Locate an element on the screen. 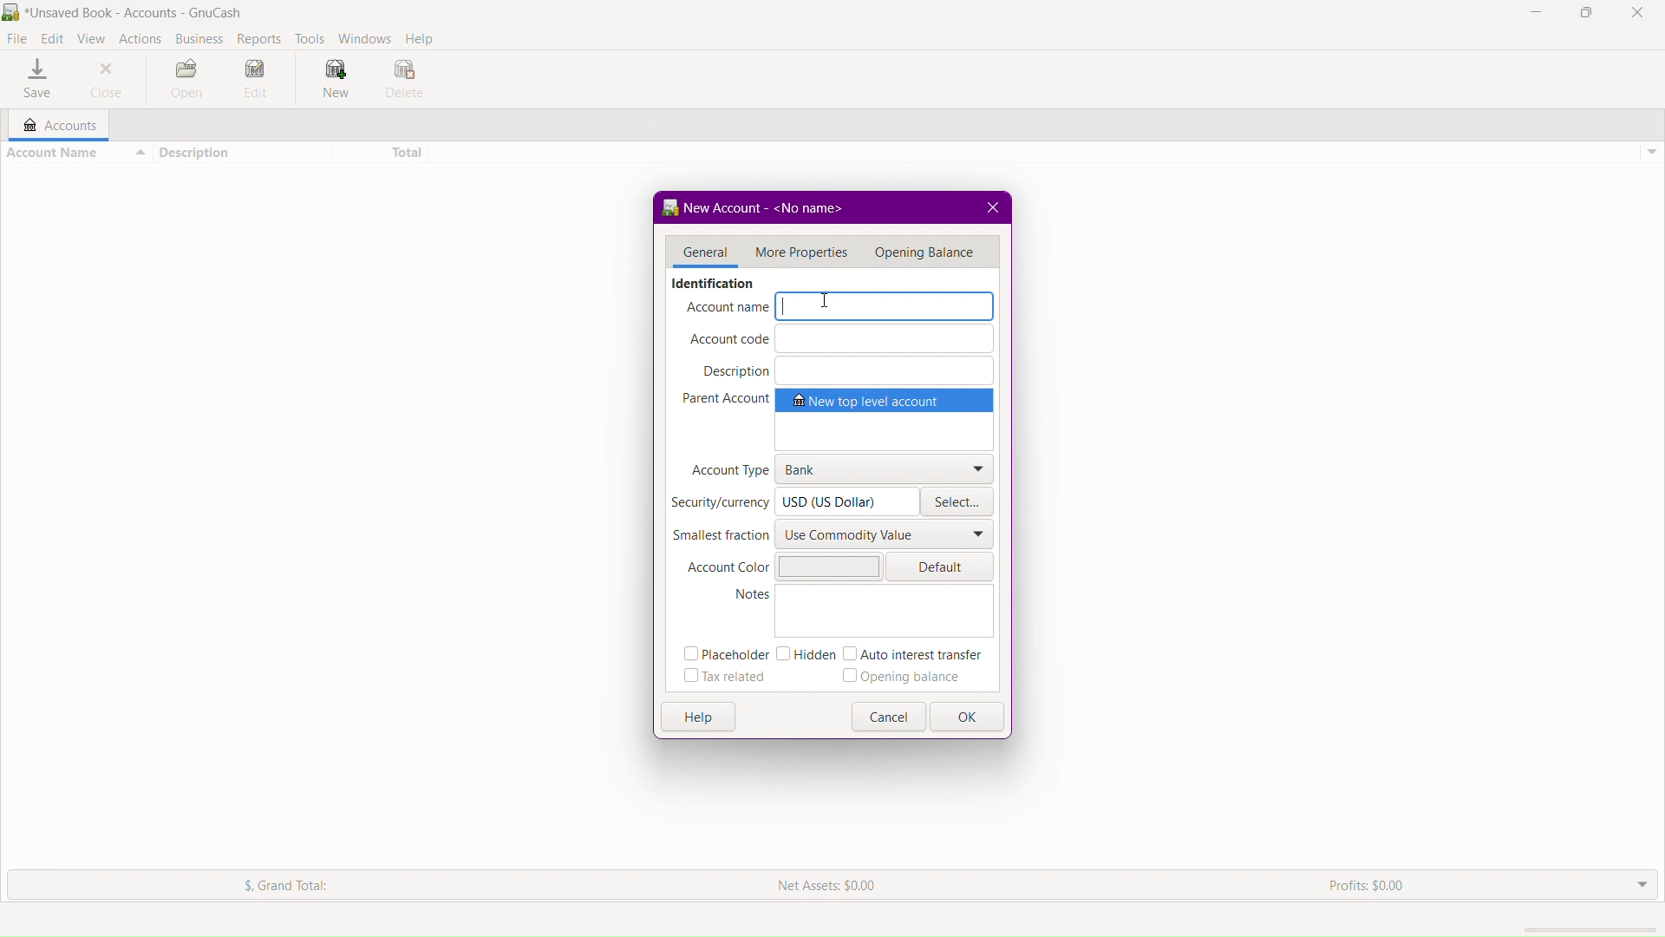  Reports is located at coordinates (256, 36).